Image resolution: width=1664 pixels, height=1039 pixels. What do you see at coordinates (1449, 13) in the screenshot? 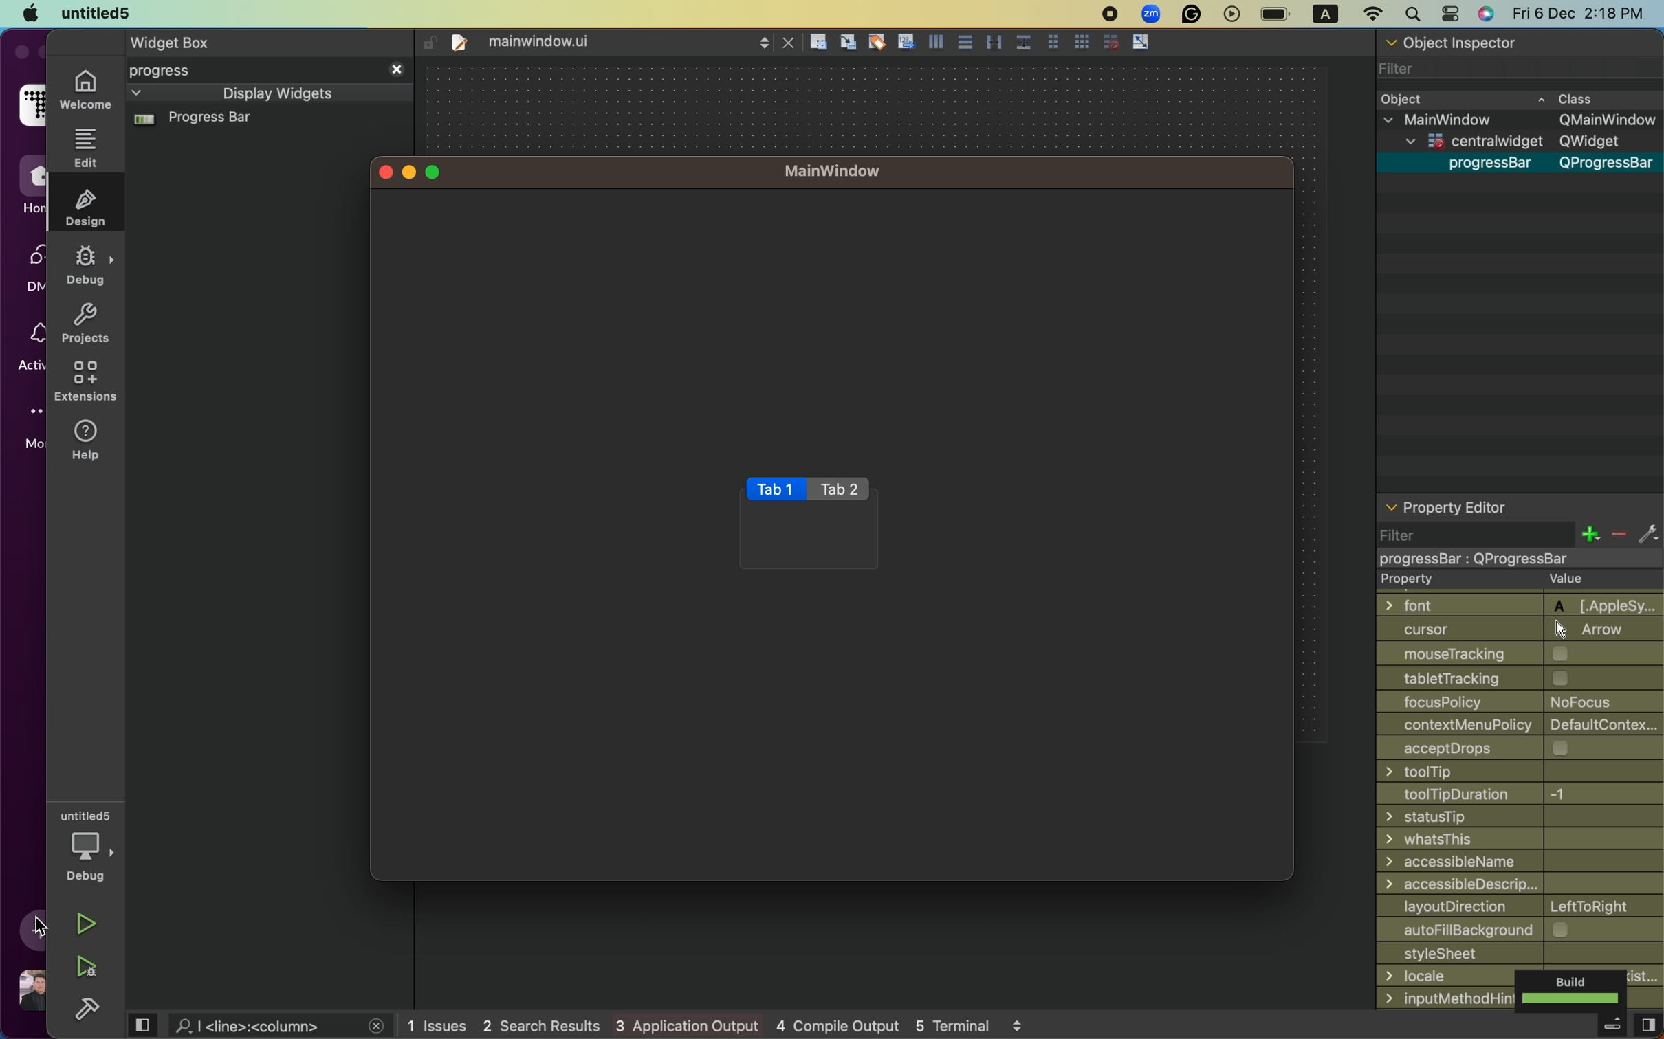
I see `settings` at bounding box center [1449, 13].